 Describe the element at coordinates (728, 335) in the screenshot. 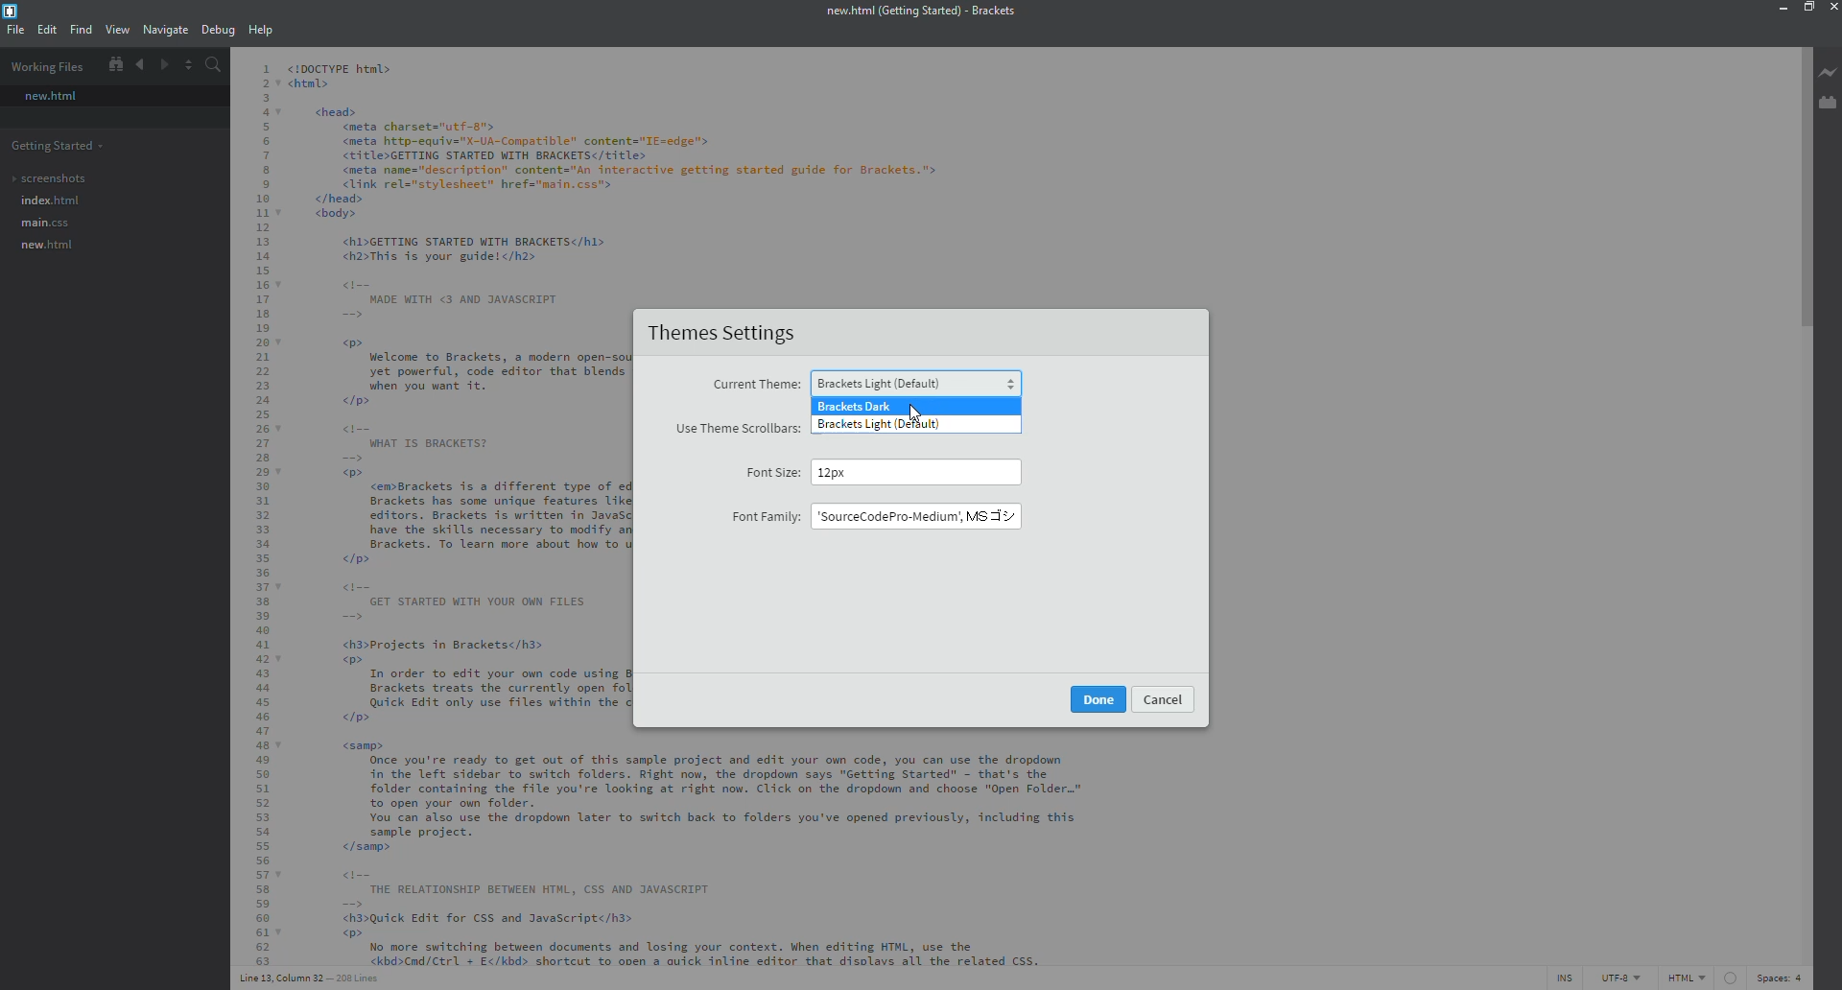

I see `themes` at that location.